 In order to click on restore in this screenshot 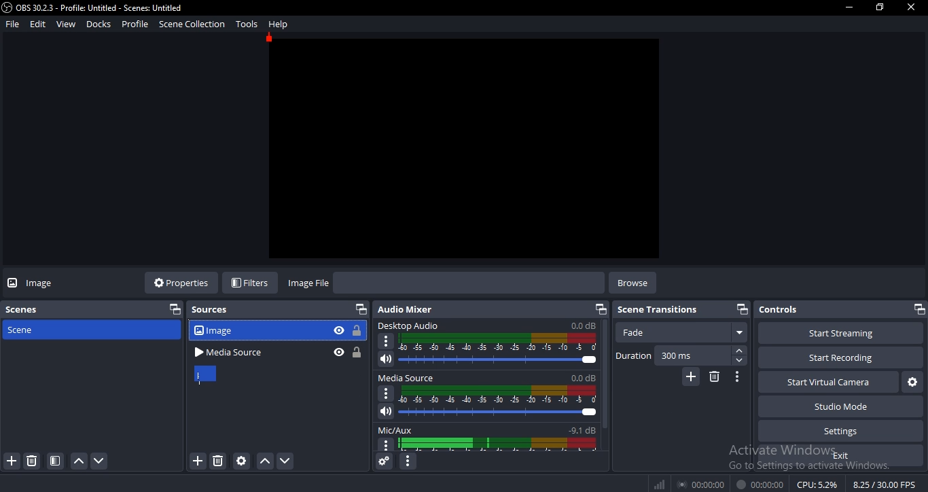, I will do `click(921, 309)`.